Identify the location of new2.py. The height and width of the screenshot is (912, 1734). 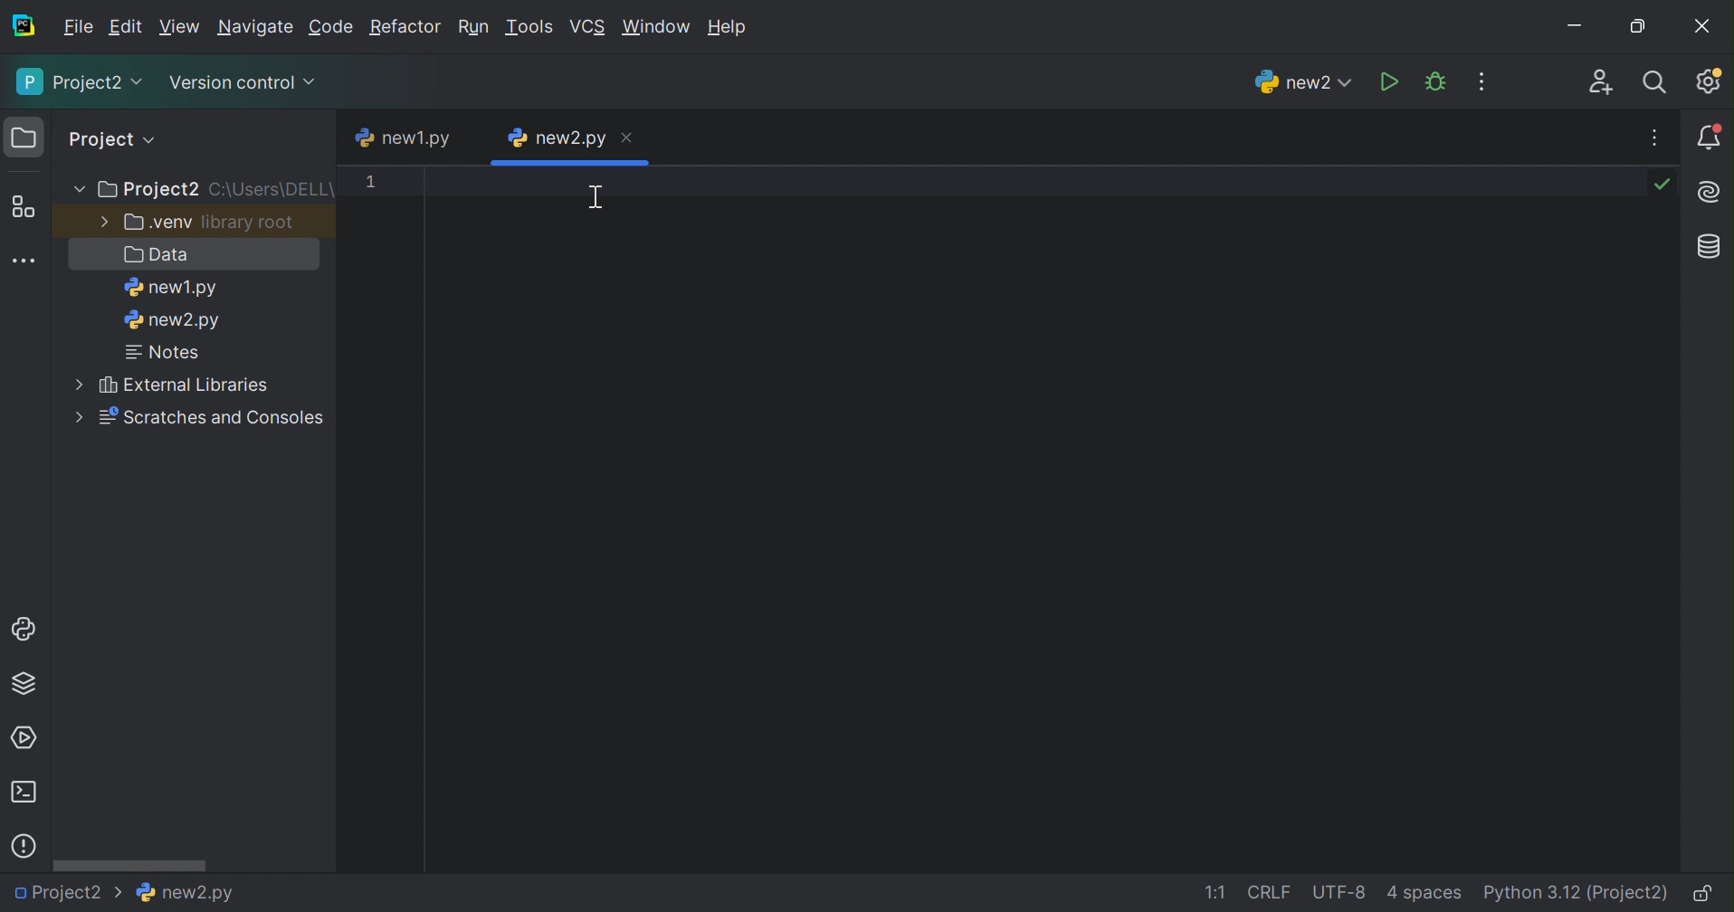
(174, 322).